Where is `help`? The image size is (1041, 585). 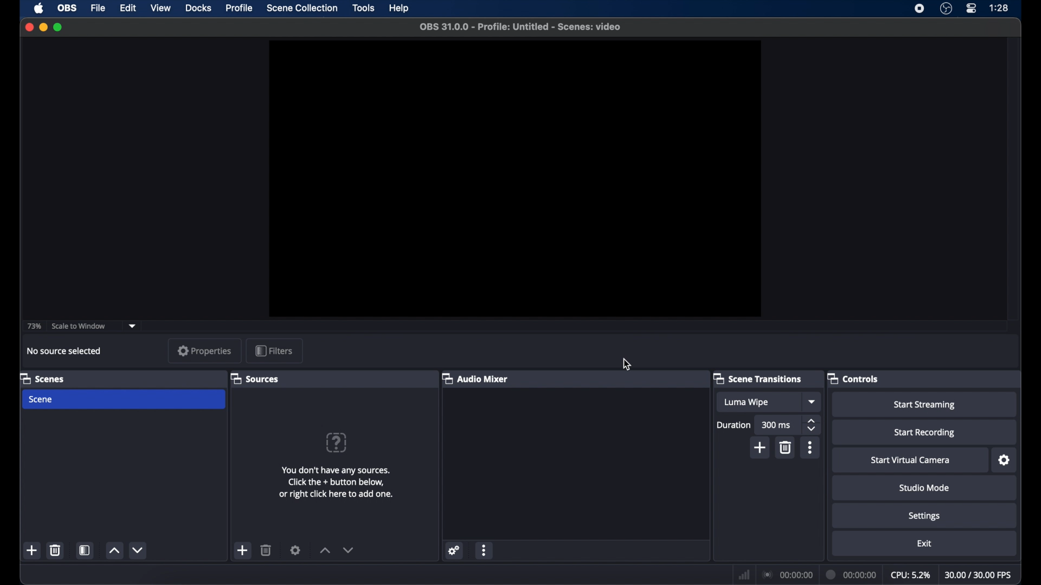 help is located at coordinates (400, 9).